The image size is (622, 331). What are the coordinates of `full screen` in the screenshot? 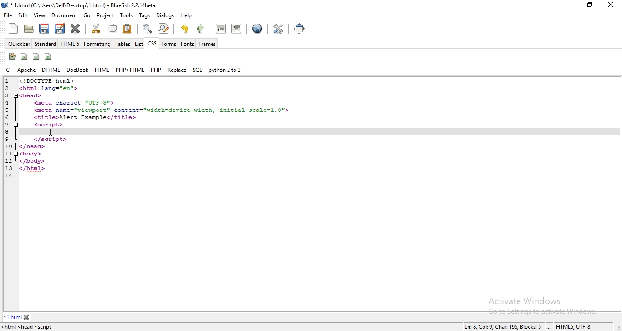 It's located at (302, 29).